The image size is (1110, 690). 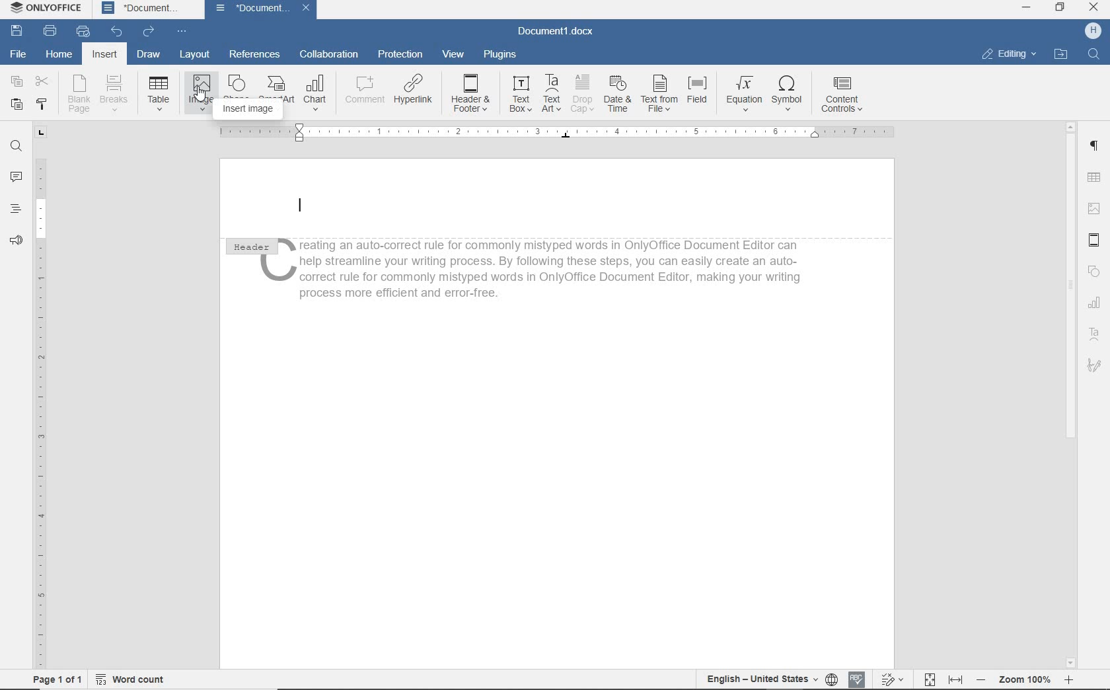 I want to click on Zoom, so click(x=1023, y=680).